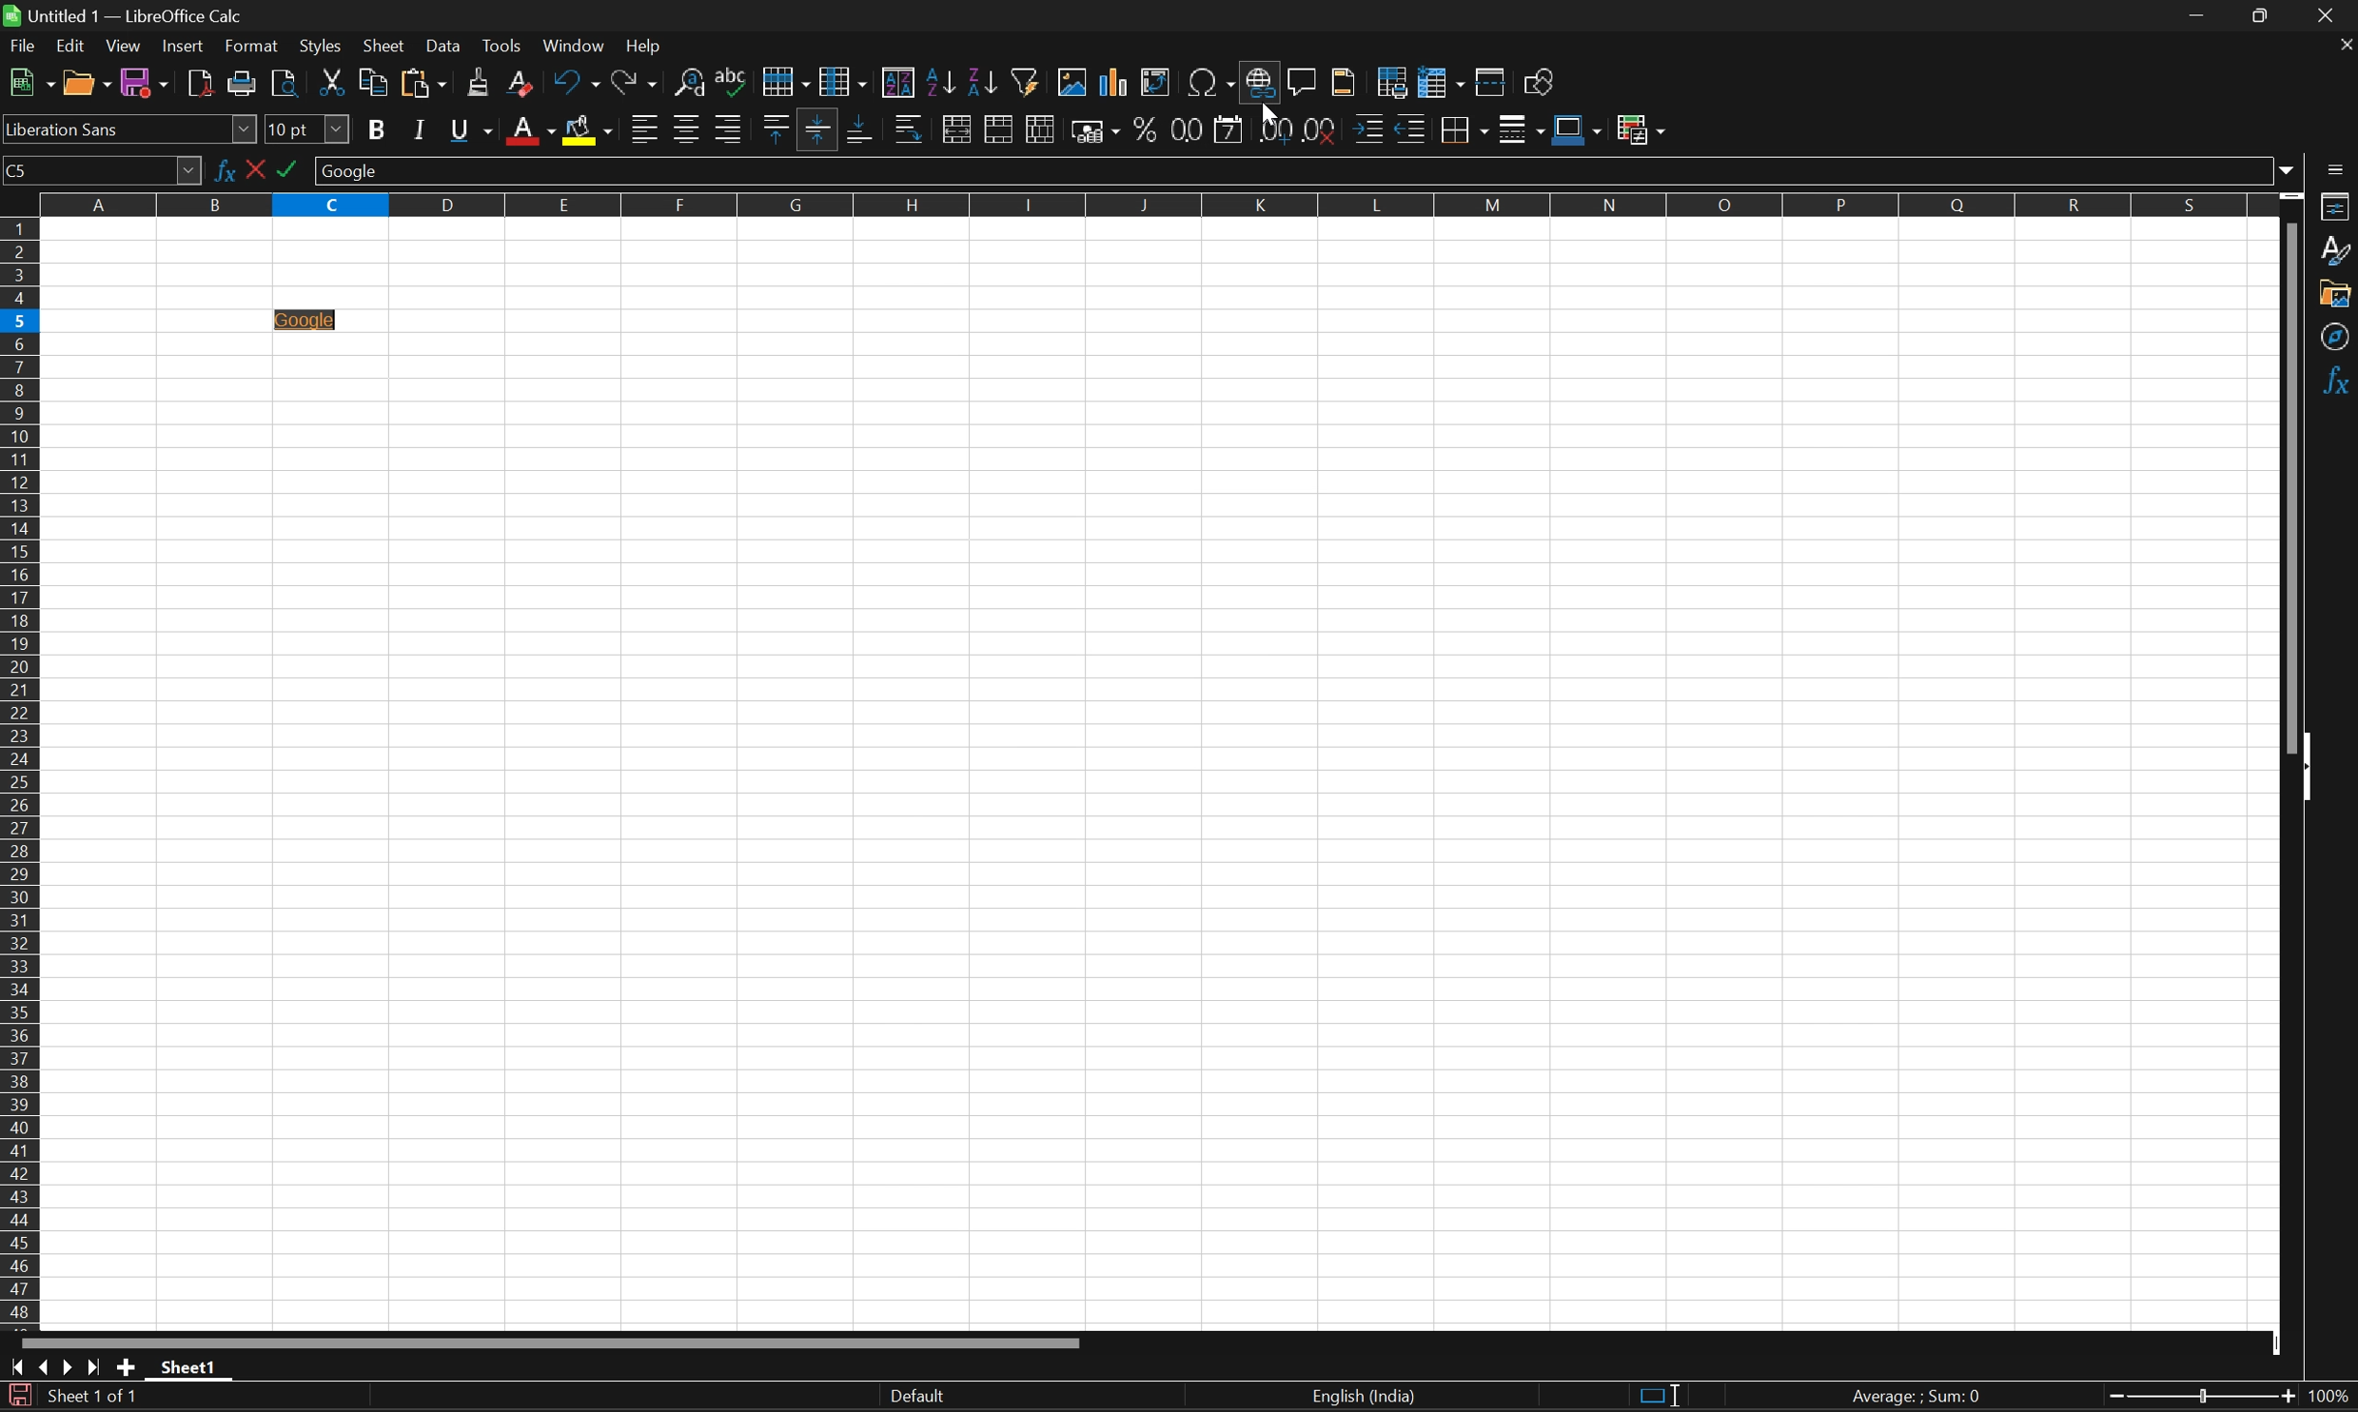 The width and height of the screenshot is (2358, 1412). What do you see at coordinates (370, 81) in the screenshot?
I see `Copy` at bounding box center [370, 81].